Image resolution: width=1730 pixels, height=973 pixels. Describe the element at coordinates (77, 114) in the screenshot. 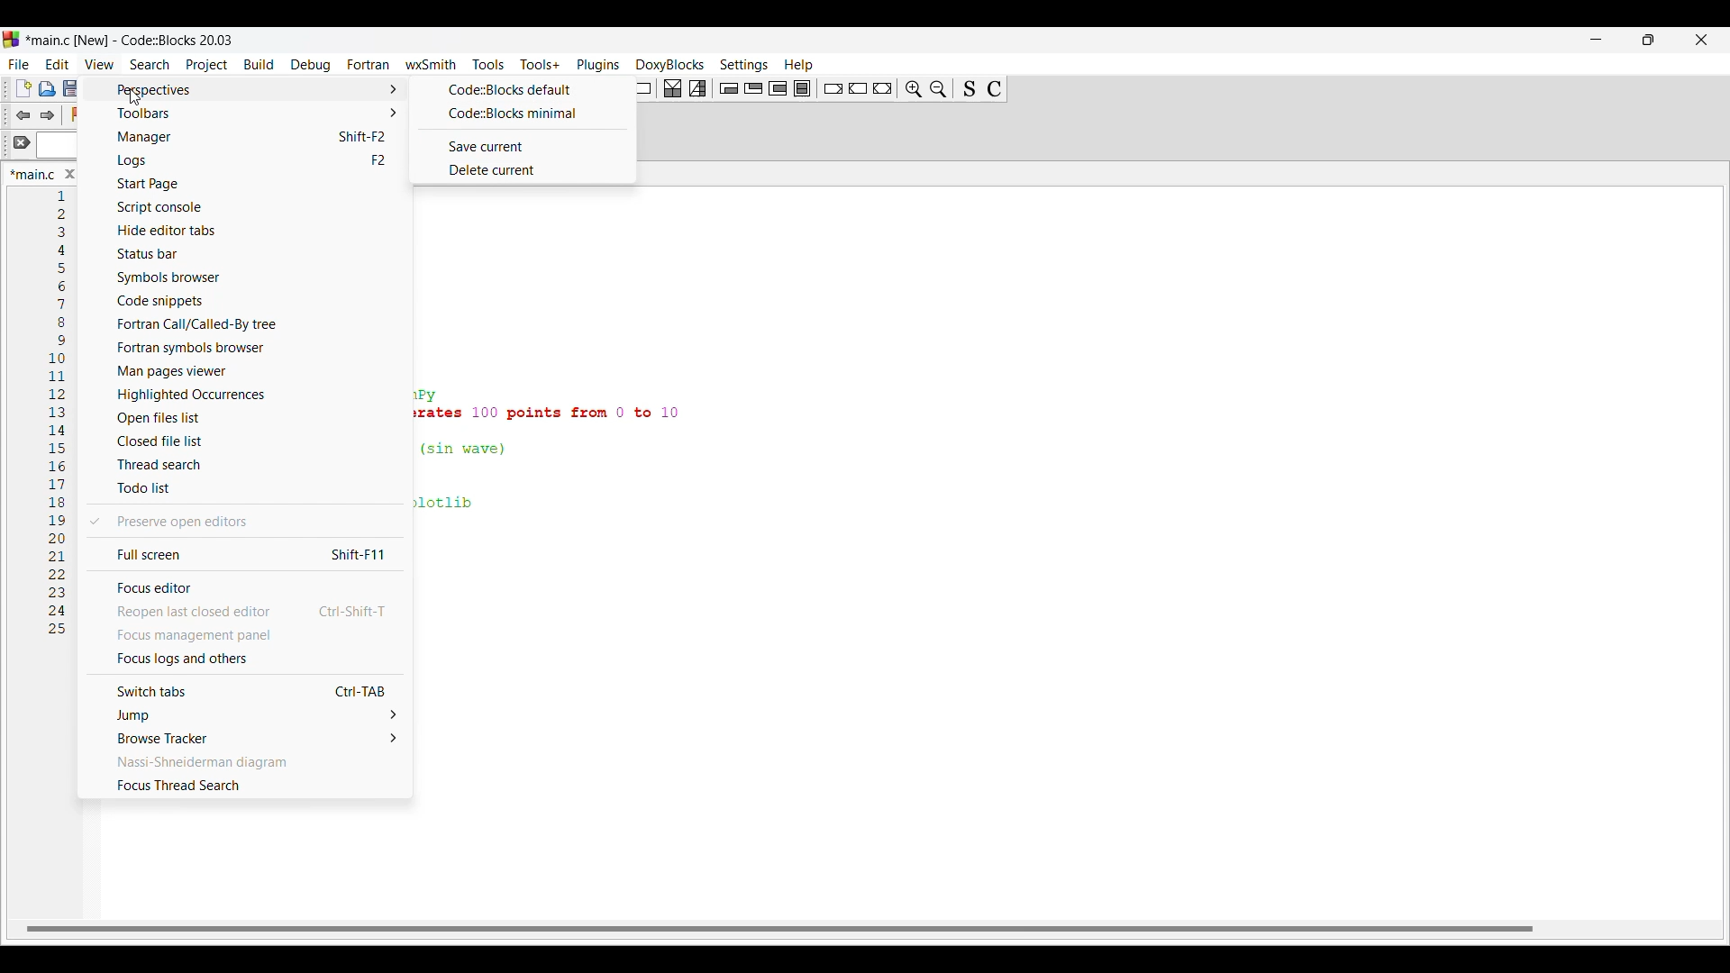

I see `Toggle bookmark` at that location.